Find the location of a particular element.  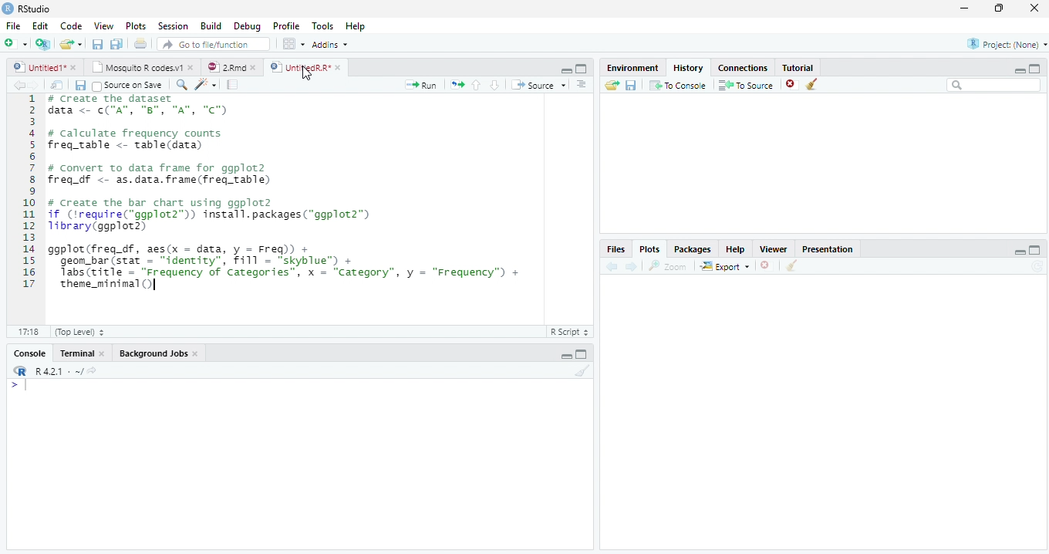

Code is located at coordinates (74, 26).